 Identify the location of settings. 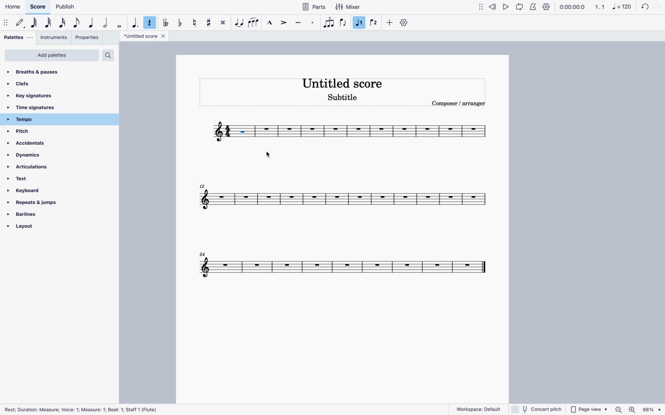
(405, 23).